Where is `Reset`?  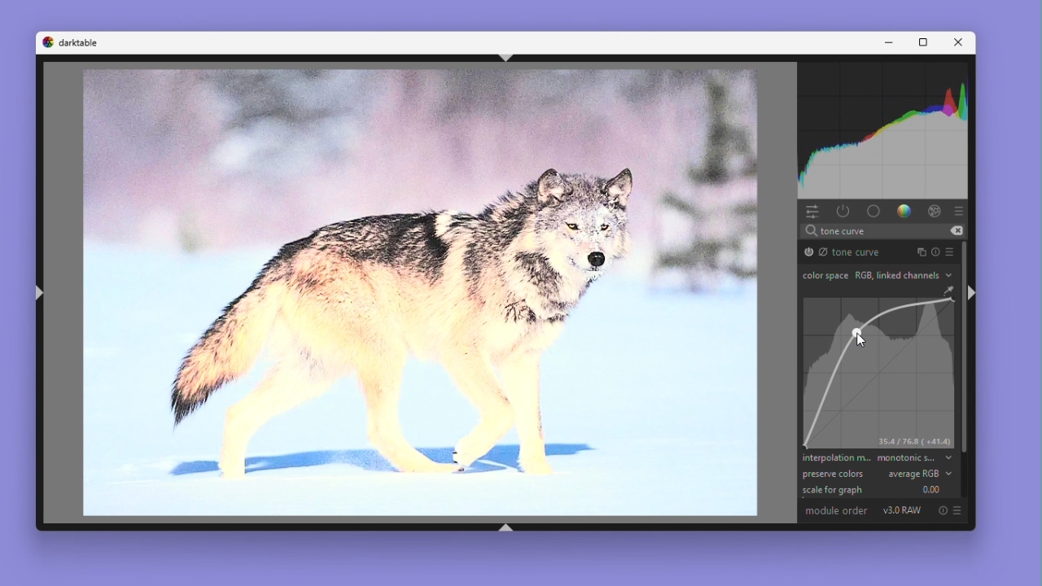 Reset is located at coordinates (941, 510).